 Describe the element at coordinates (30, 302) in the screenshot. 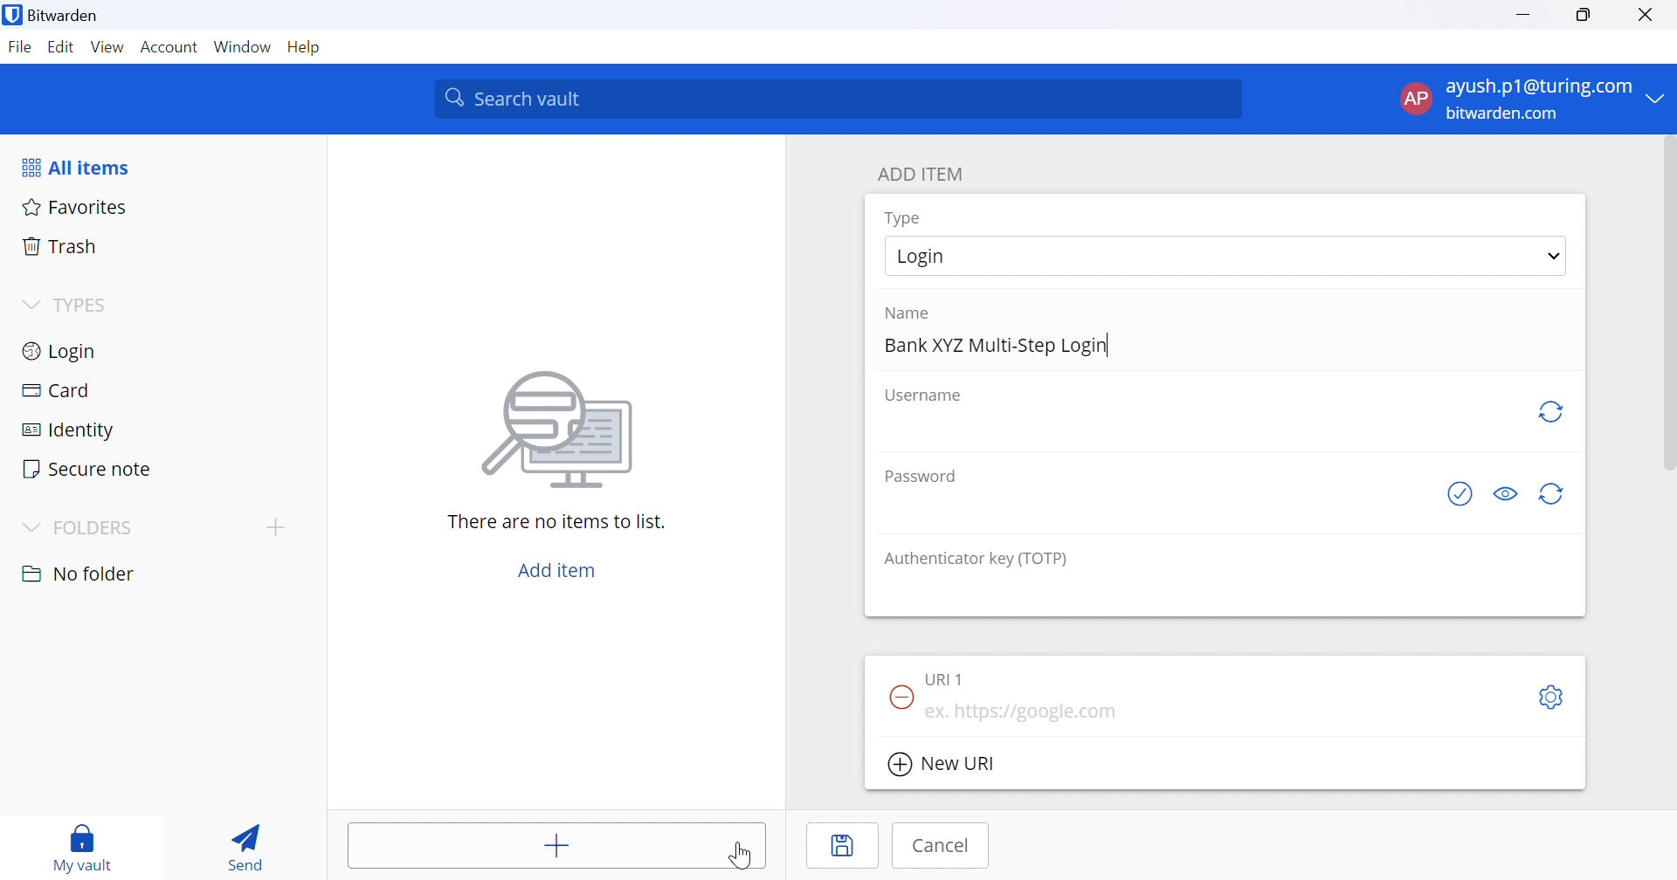

I see `Drop Down` at that location.